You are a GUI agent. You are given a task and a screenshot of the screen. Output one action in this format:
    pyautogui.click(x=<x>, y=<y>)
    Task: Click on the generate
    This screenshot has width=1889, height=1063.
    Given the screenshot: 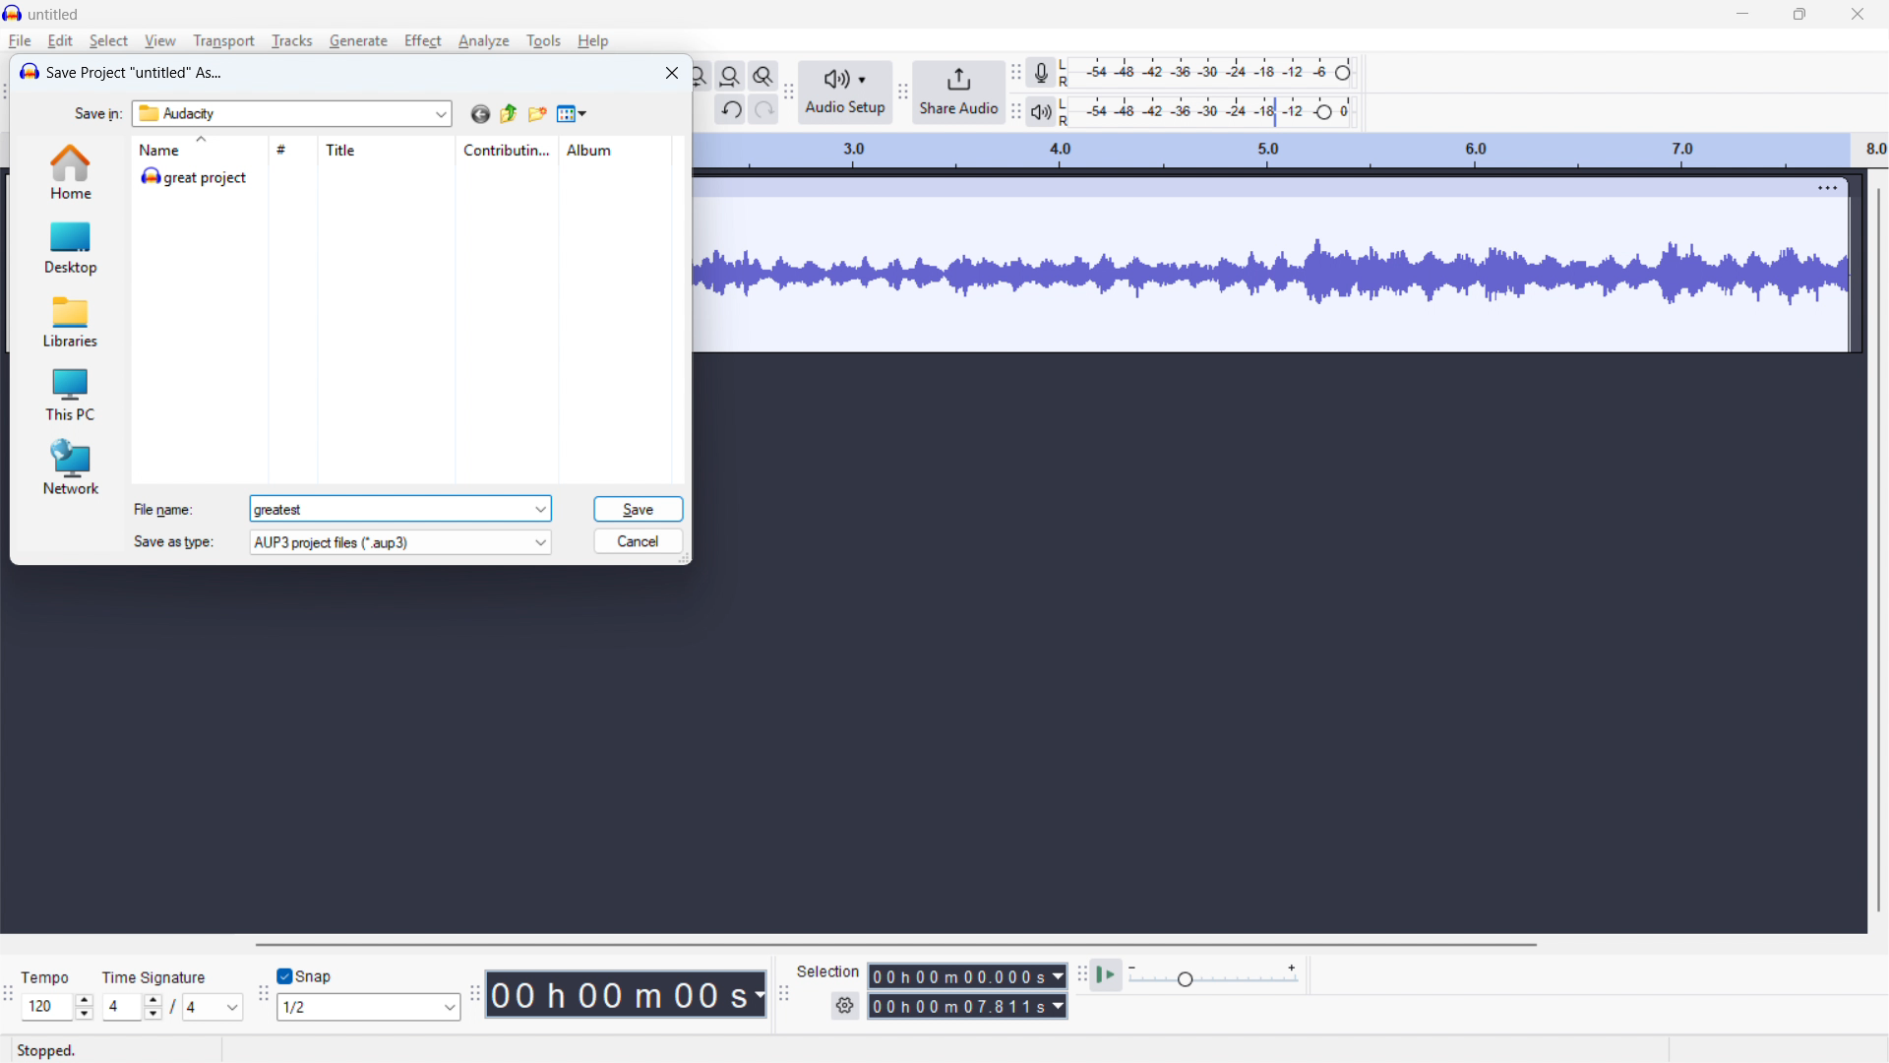 What is the action you would take?
    pyautogui.click(x=358, y=41)
    